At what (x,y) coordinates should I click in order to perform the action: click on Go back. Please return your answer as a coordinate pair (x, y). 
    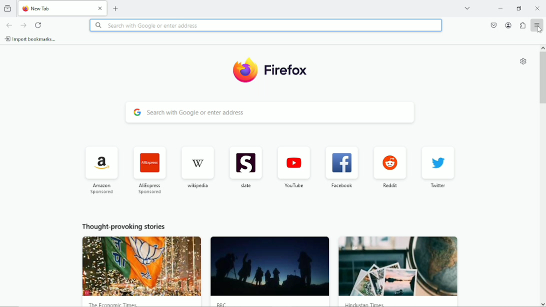
    Looking at the image, I should click on (9, 24).